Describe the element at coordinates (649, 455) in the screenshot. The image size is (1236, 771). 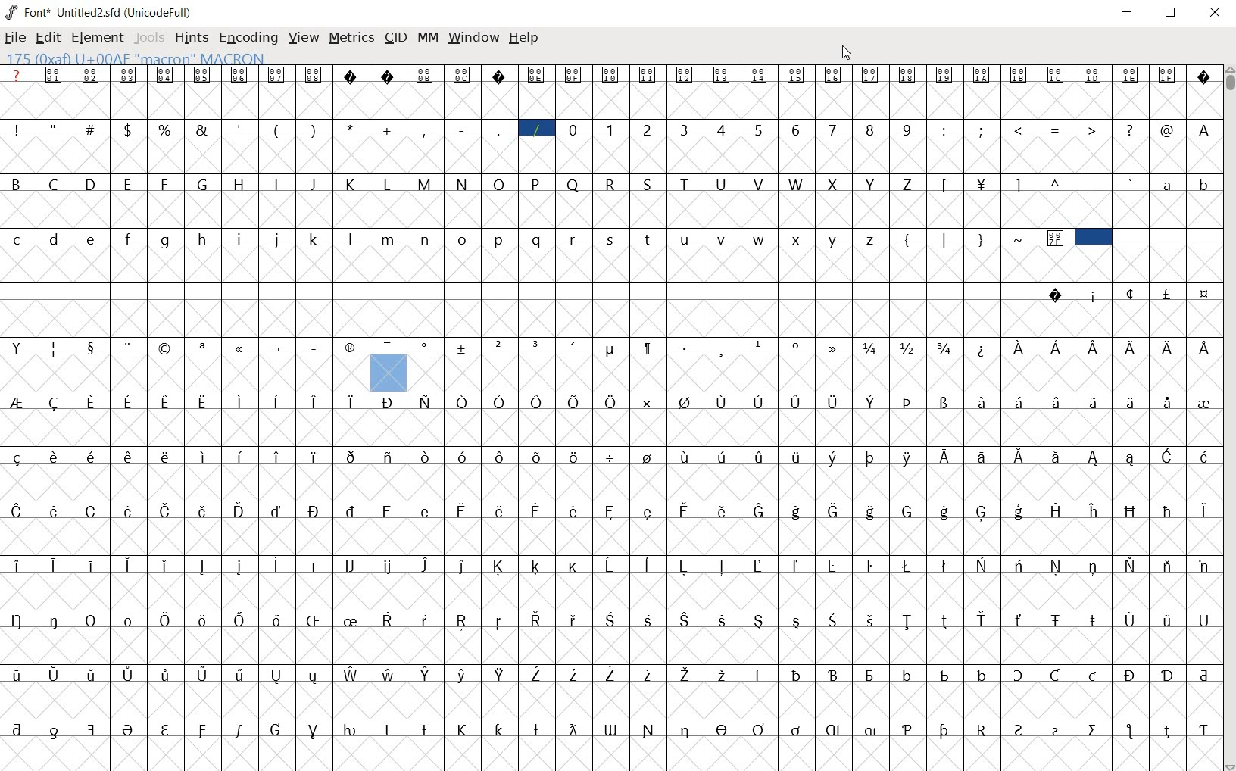
I see `Symbol` at that location.